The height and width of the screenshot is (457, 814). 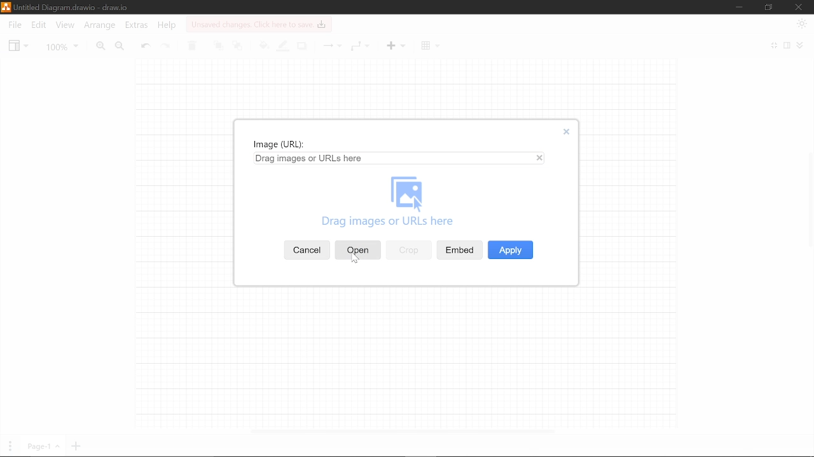 What do you see at coordinates (803, 23) in the screenshot?
I see `Appearence` at bounding box center [803, 23].